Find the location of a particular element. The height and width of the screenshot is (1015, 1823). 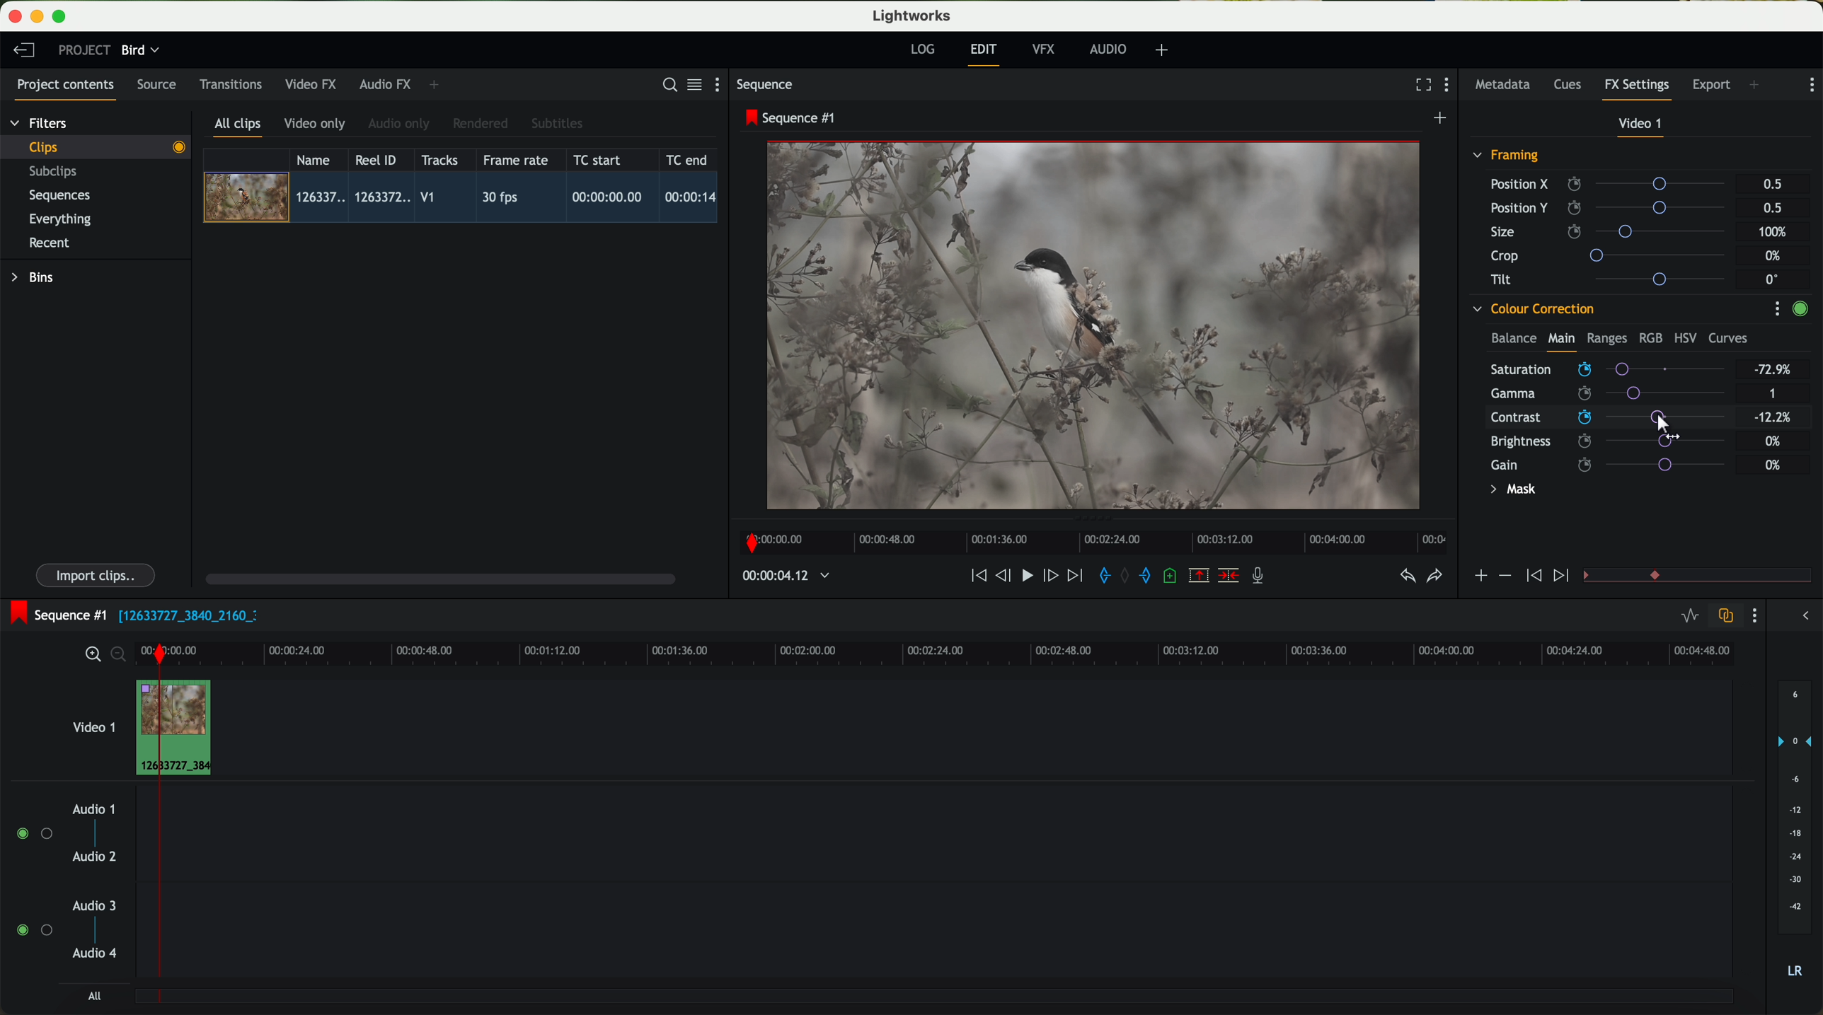

framing is located at coordinates (1507, 157).